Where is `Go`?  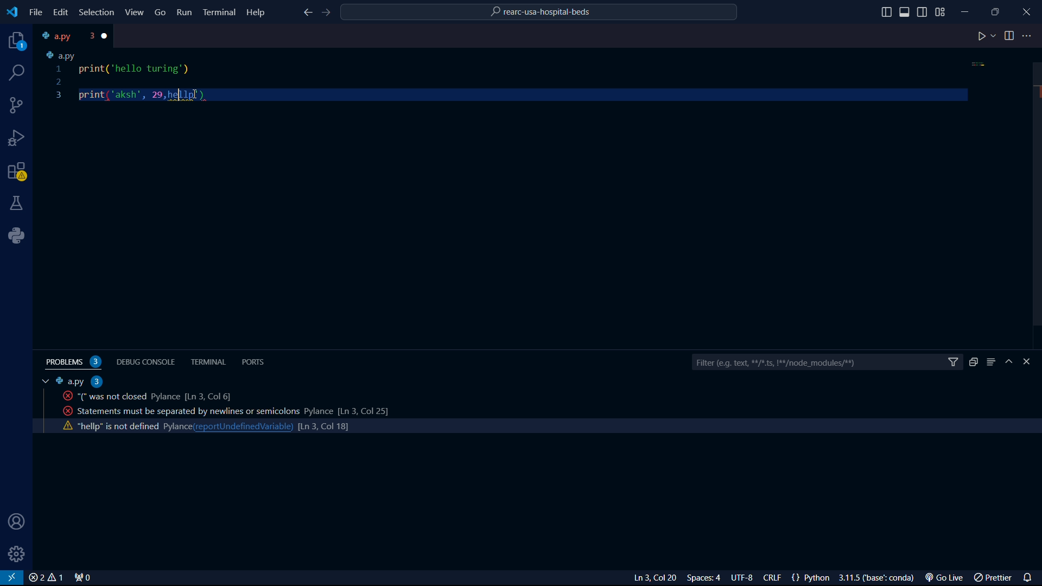 Go is located at coordinates (161, 11).